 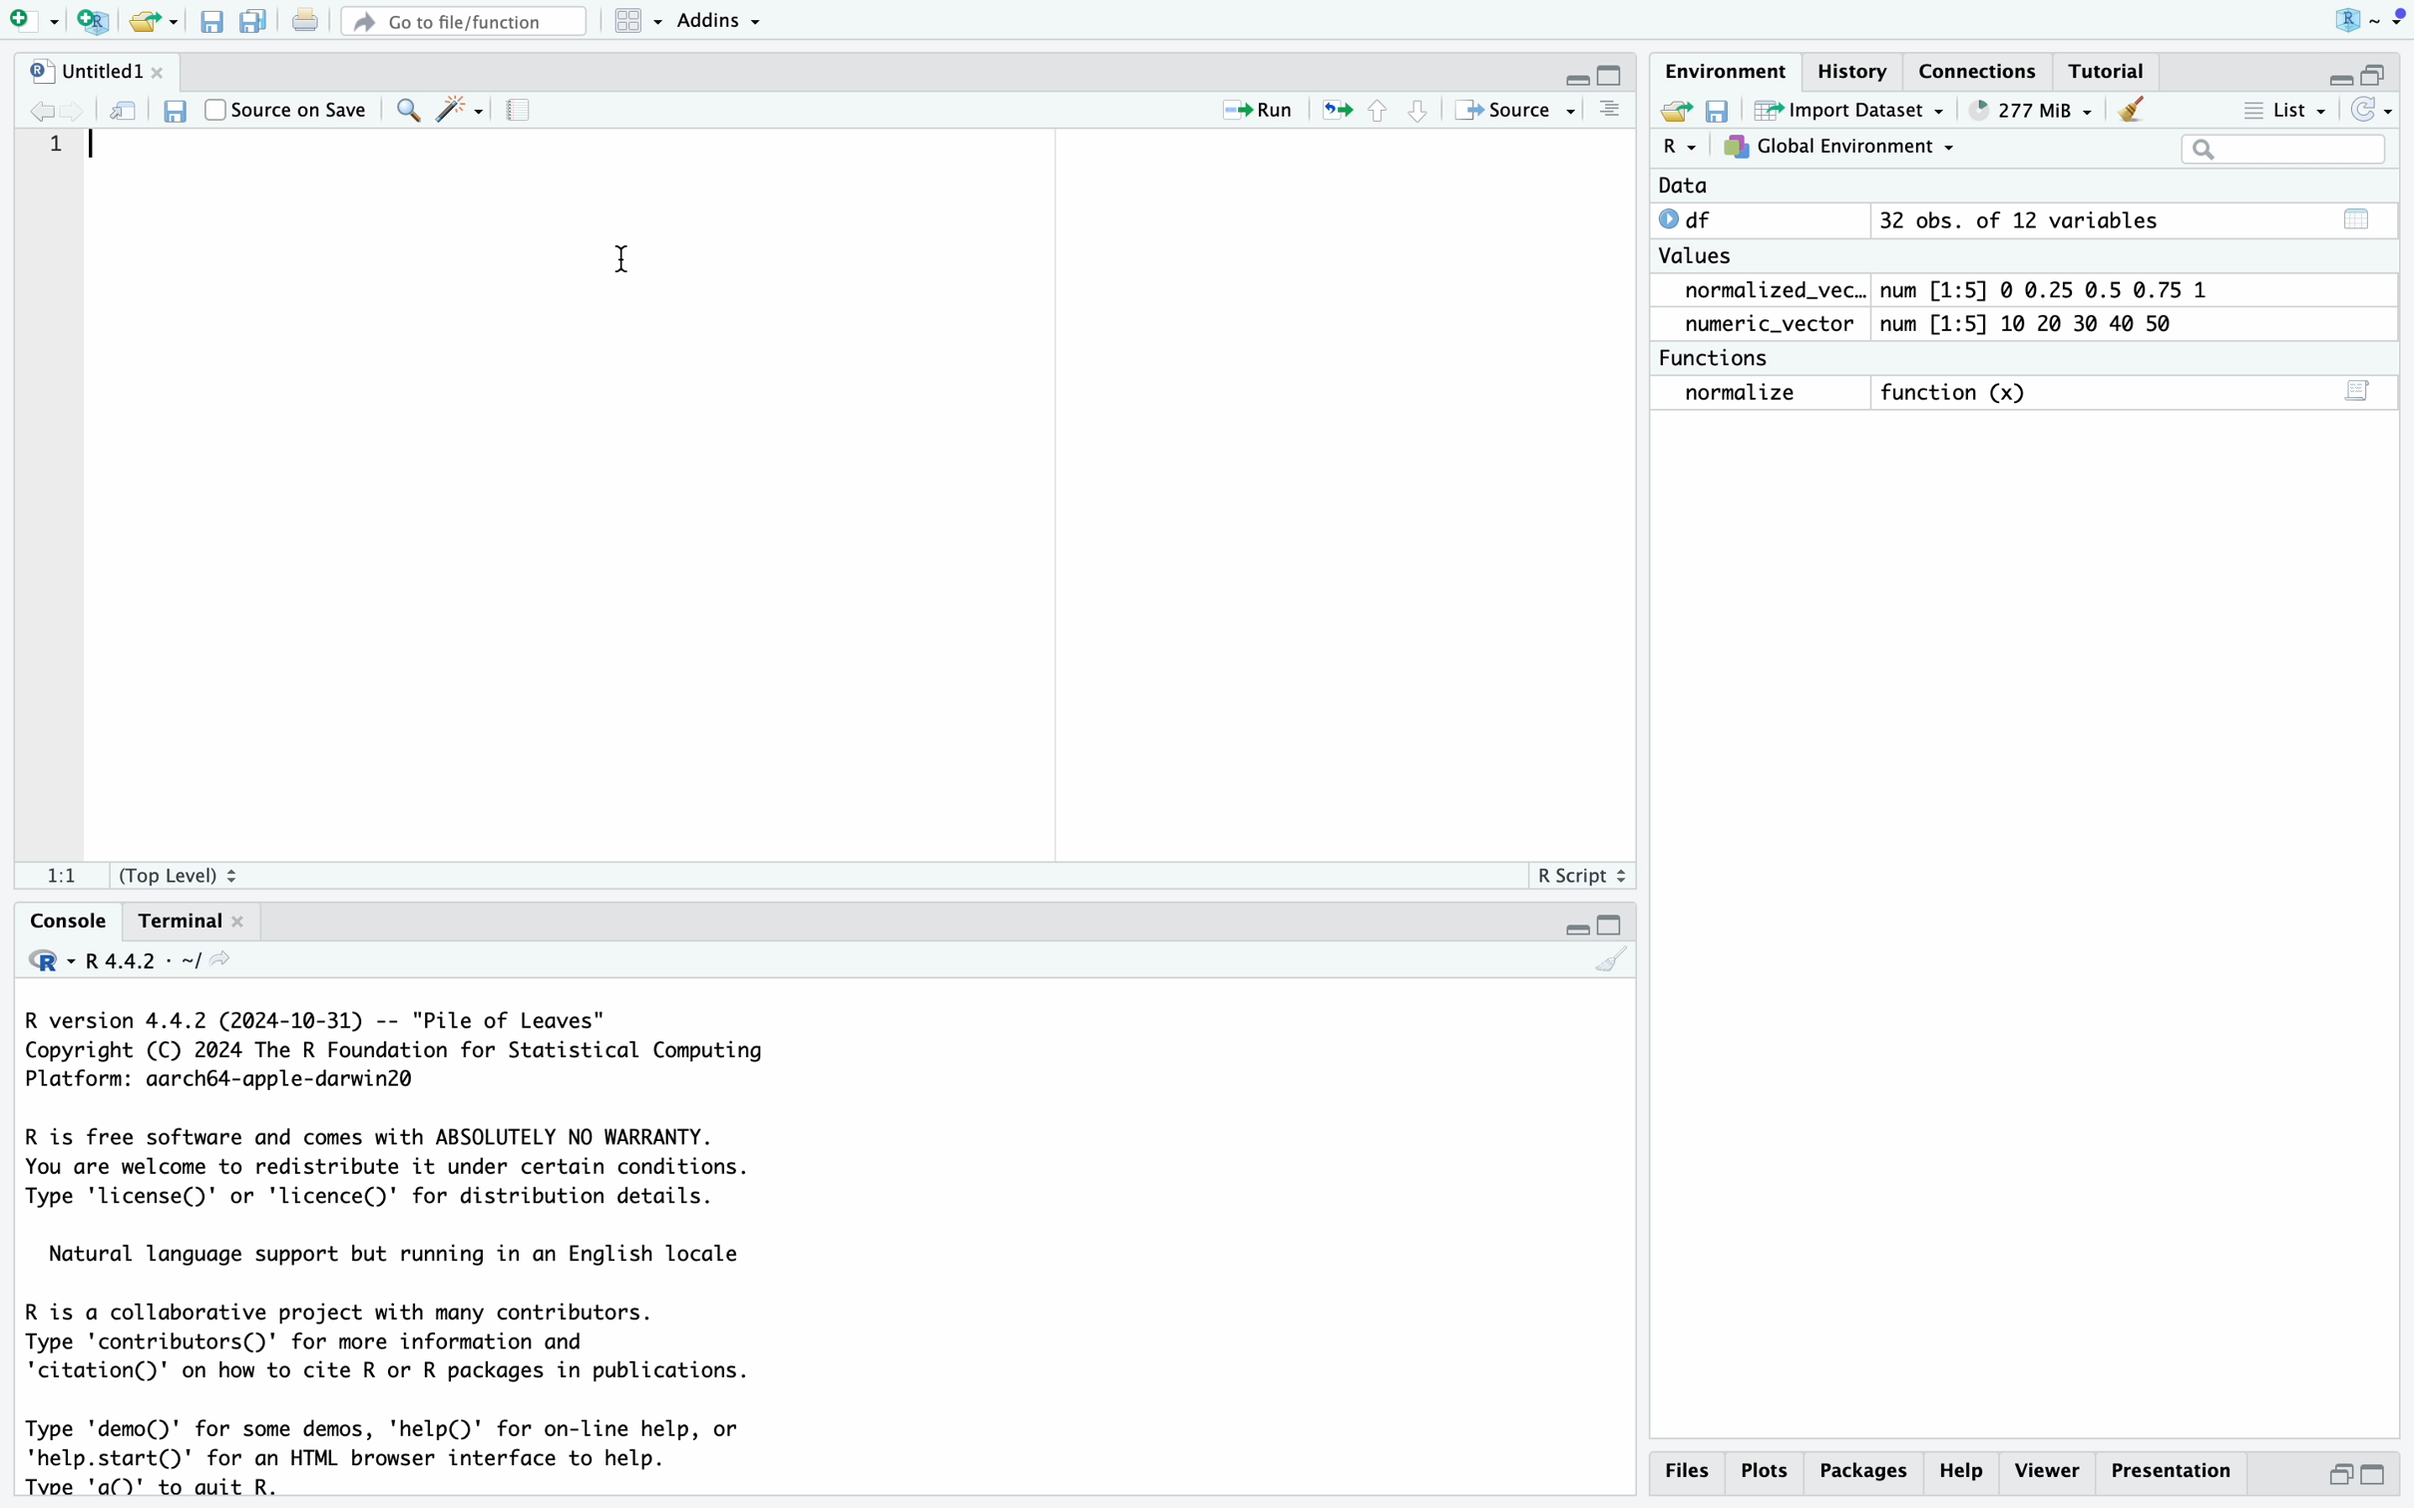 What do you see at coordinates (2375, 110) in the screenshot?
I see `REFRESH` at bounding box center [2375, 110].